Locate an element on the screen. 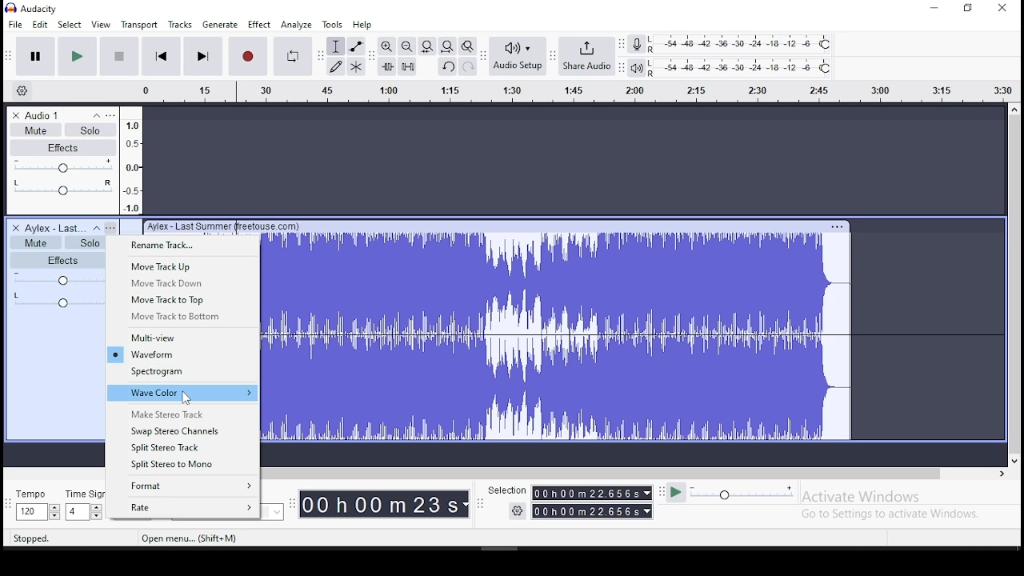 The image size is (1024, 576). effects is located at coordinates (56, 260).